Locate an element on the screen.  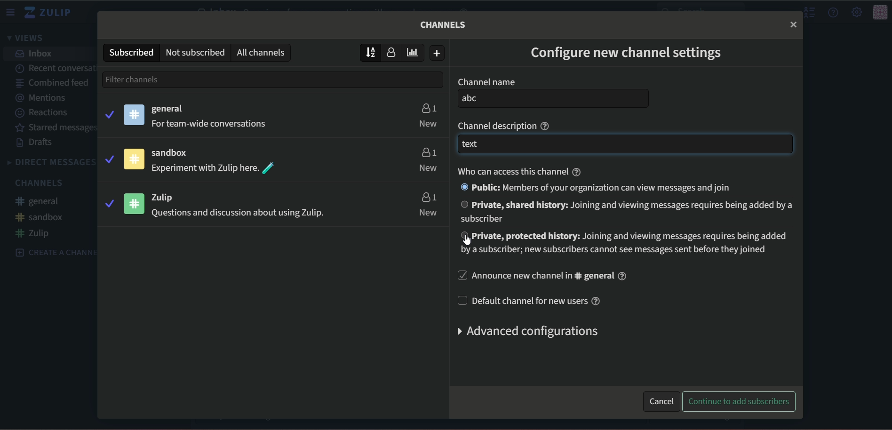
configure new channel settings is located at coordinates (627, 55).